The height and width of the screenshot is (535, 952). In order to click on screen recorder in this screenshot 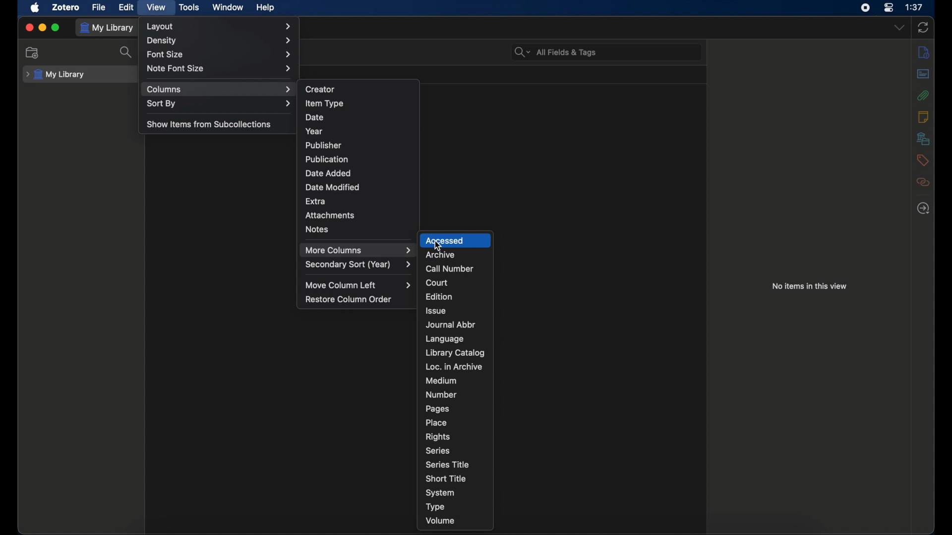, I will do `click(865, 7)`.